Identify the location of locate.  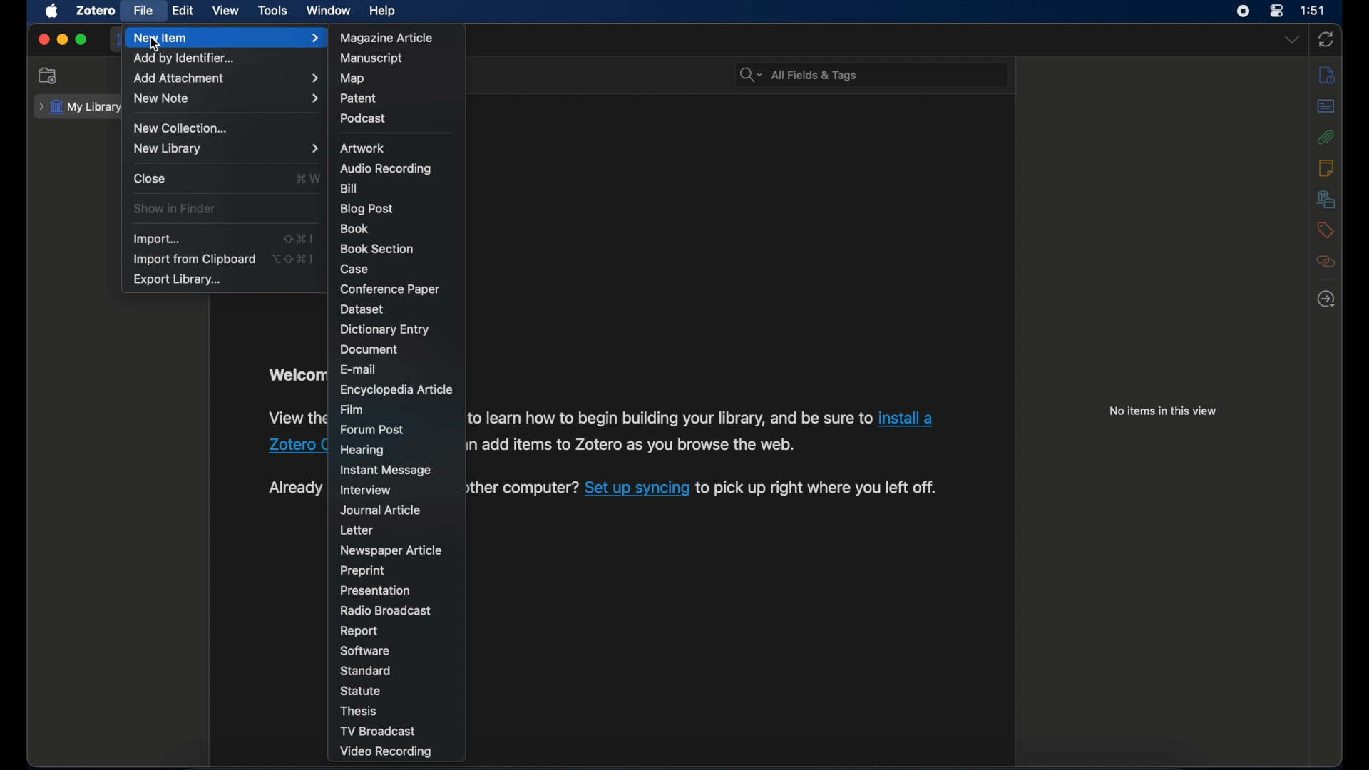
(1326, 299).